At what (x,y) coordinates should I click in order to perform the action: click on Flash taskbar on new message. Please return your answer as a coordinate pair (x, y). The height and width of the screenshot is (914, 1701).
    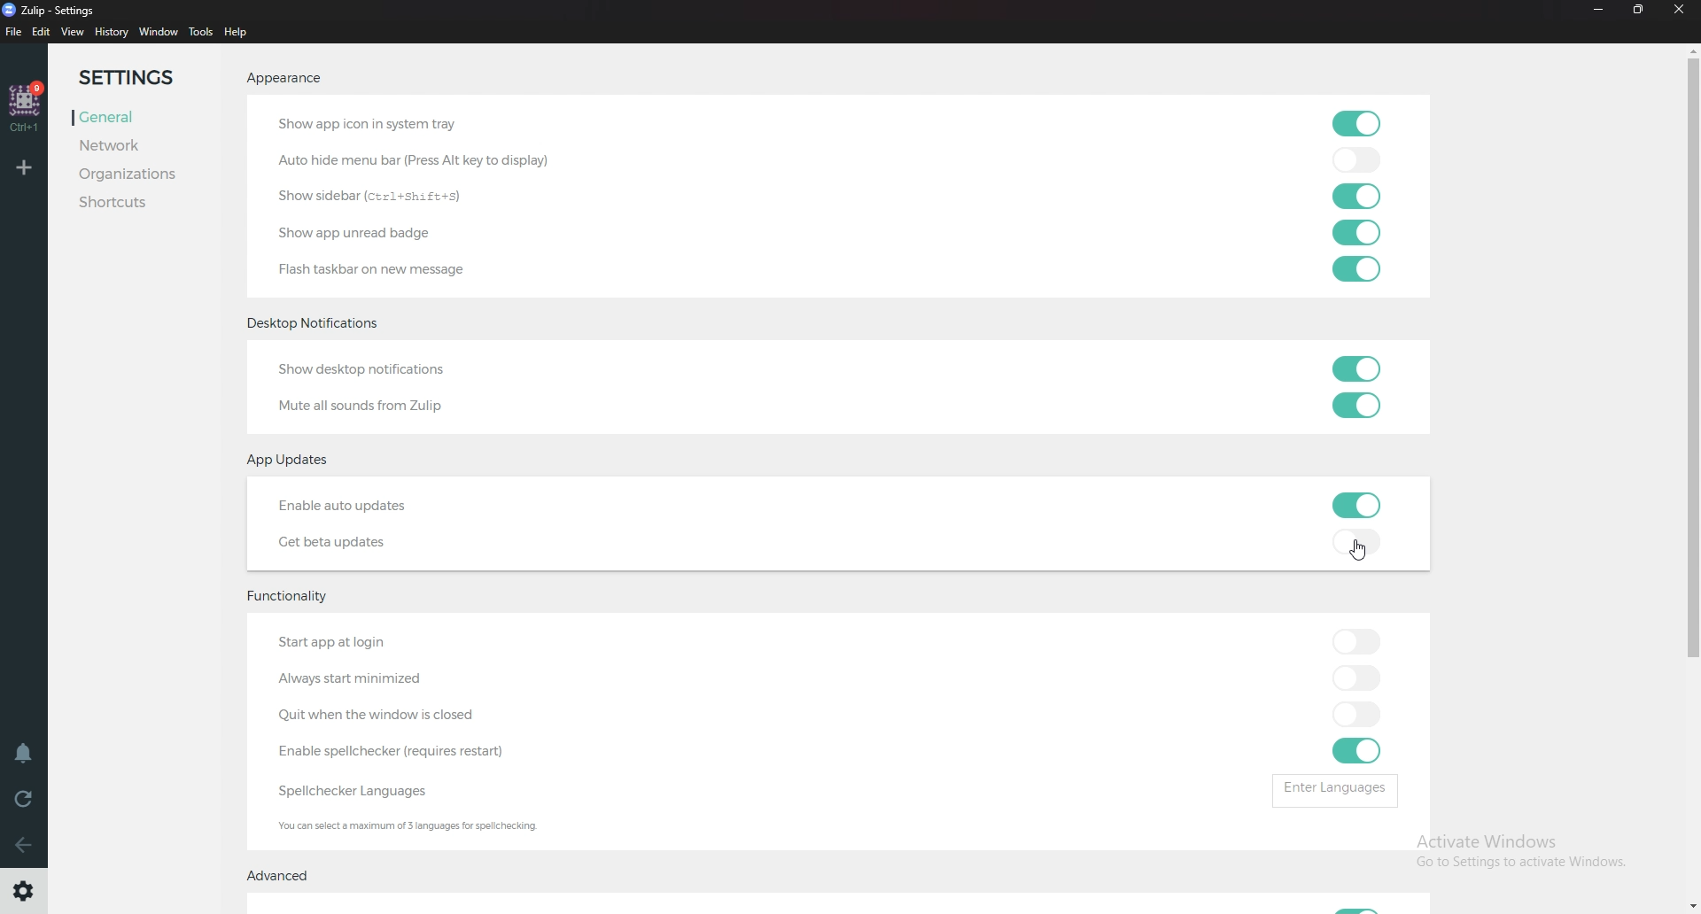
    Looking at the image, I should click on (420, 273).